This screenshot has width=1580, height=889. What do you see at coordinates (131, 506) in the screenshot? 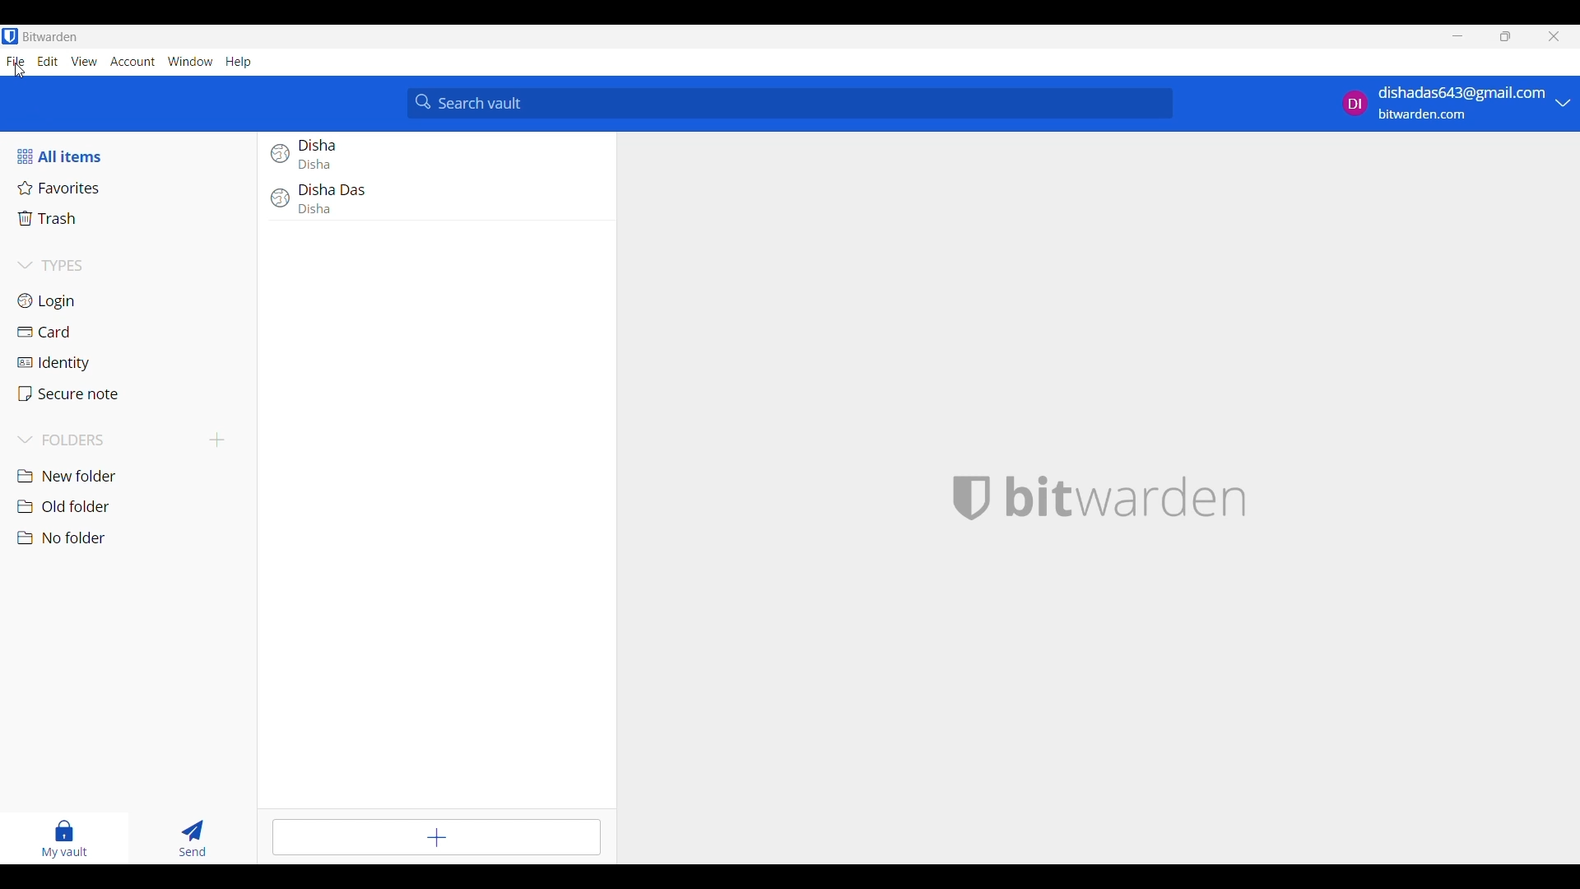
I see `Old folder` at bounding box center [131, 506].